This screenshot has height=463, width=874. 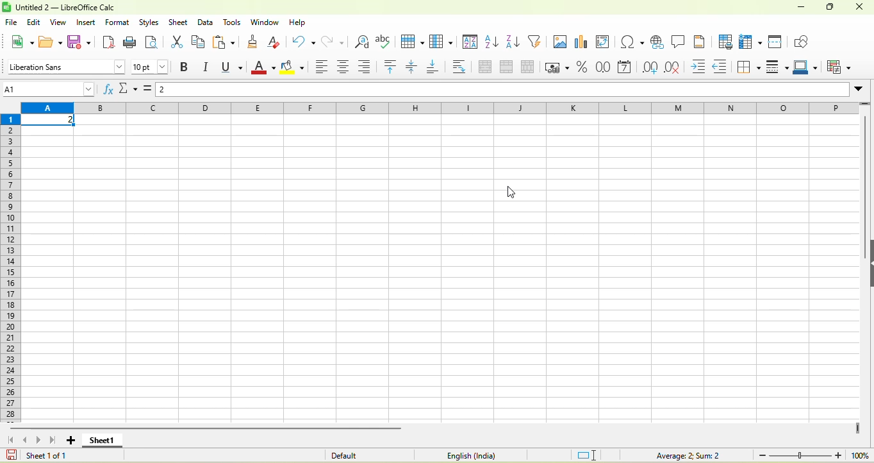 I want to click on name box, so click(x=50, y=88).